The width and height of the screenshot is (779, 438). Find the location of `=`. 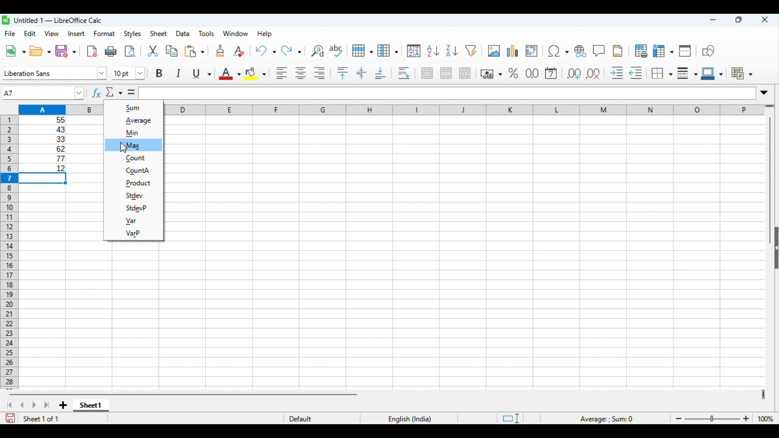

= is located at coordinates (131, 92).